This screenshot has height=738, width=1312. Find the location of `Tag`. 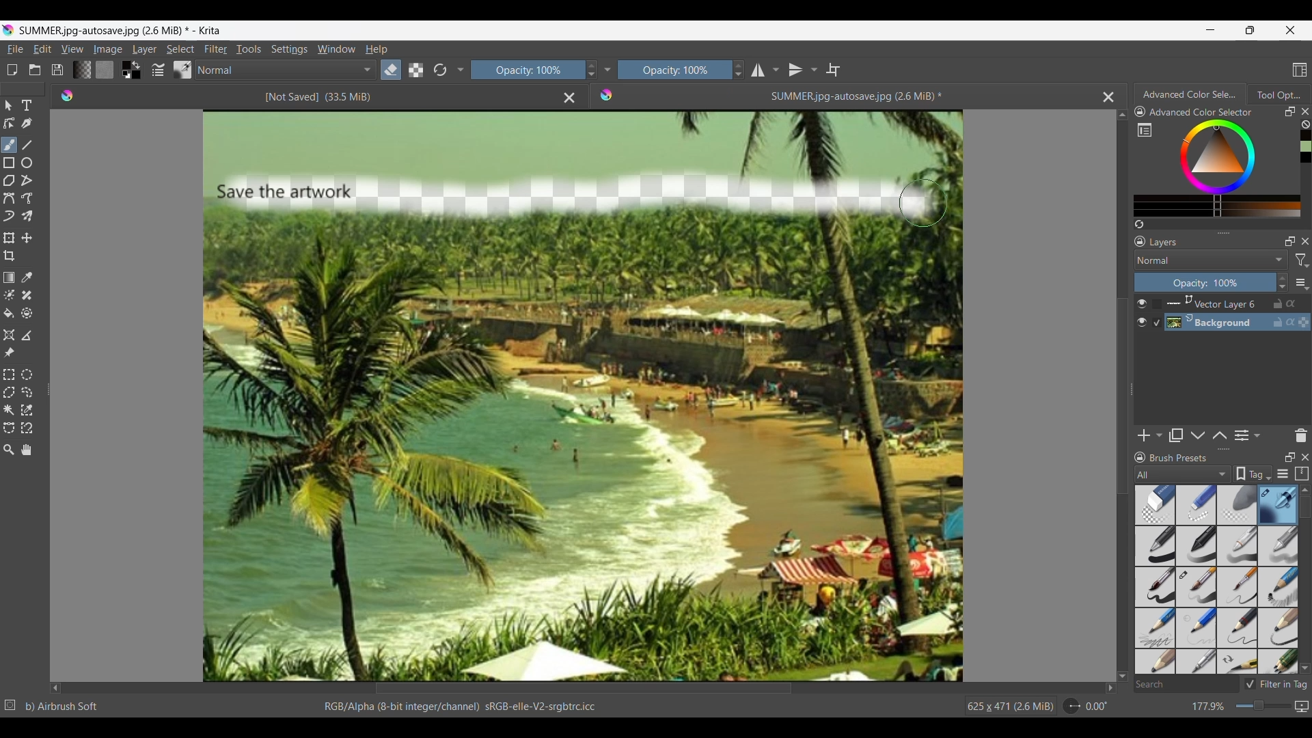

Tag is located at coordinates (1253, 474).